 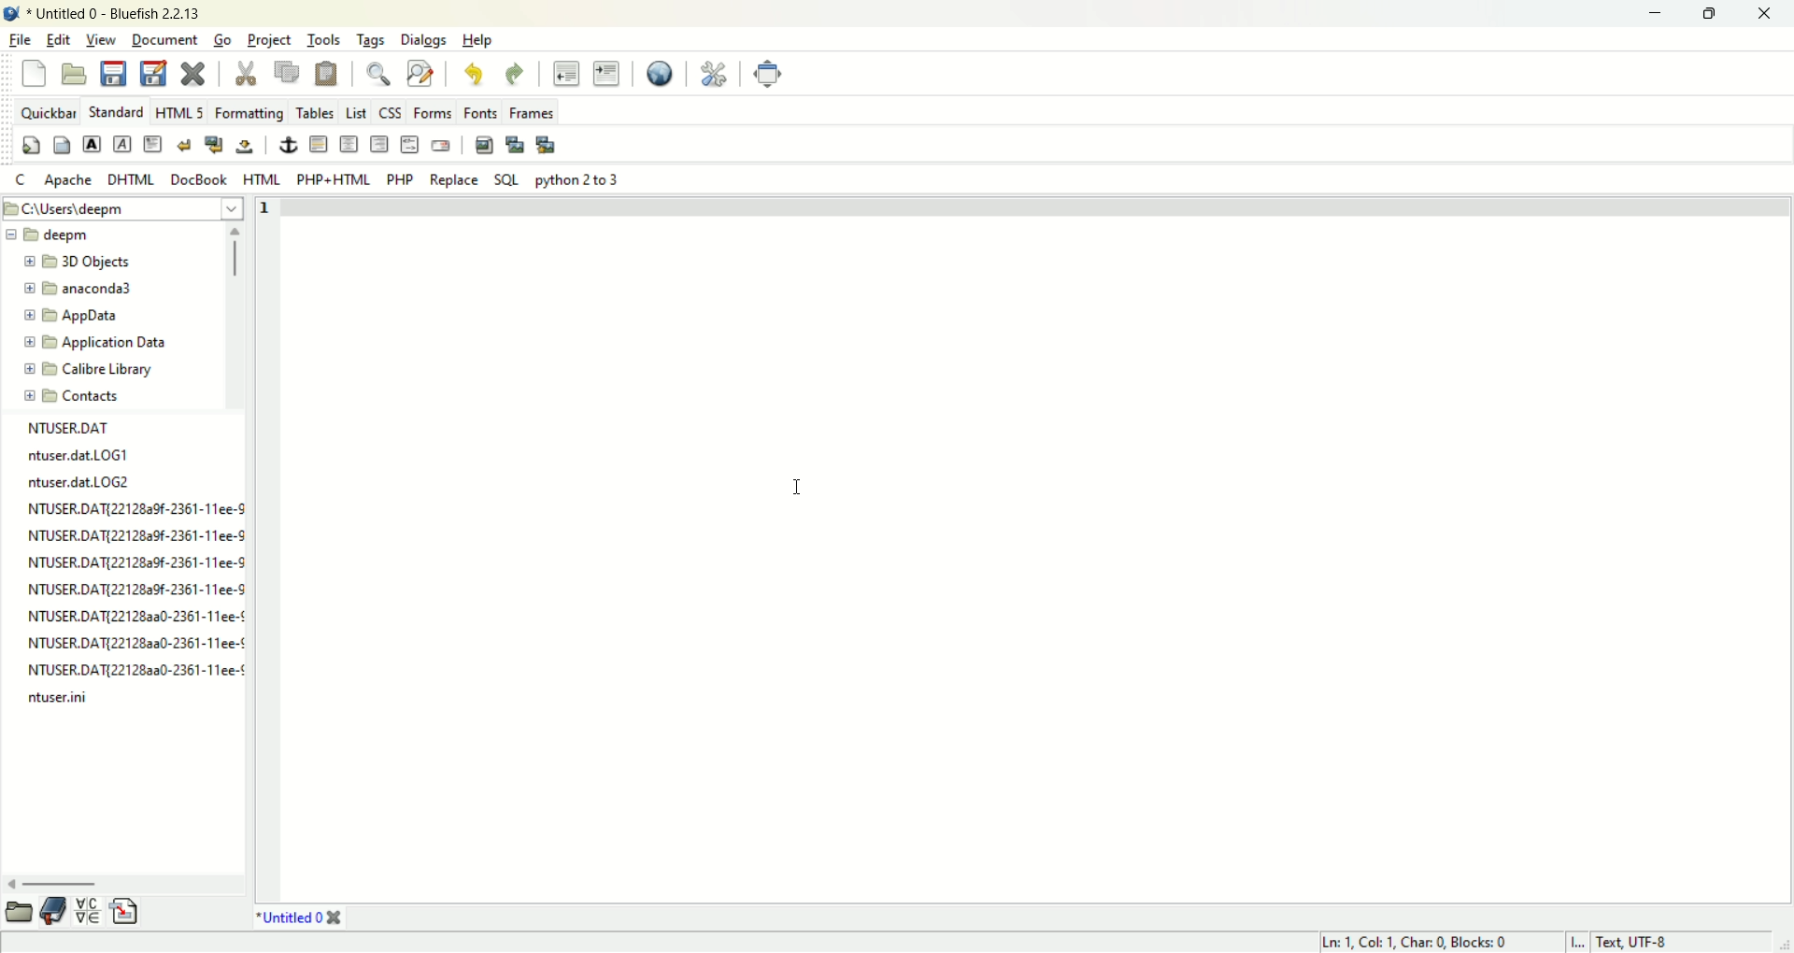 What do you see at coordinates (122, 882) in the screenshot?
I see `scroll bar` at bounding box center [122, 882].